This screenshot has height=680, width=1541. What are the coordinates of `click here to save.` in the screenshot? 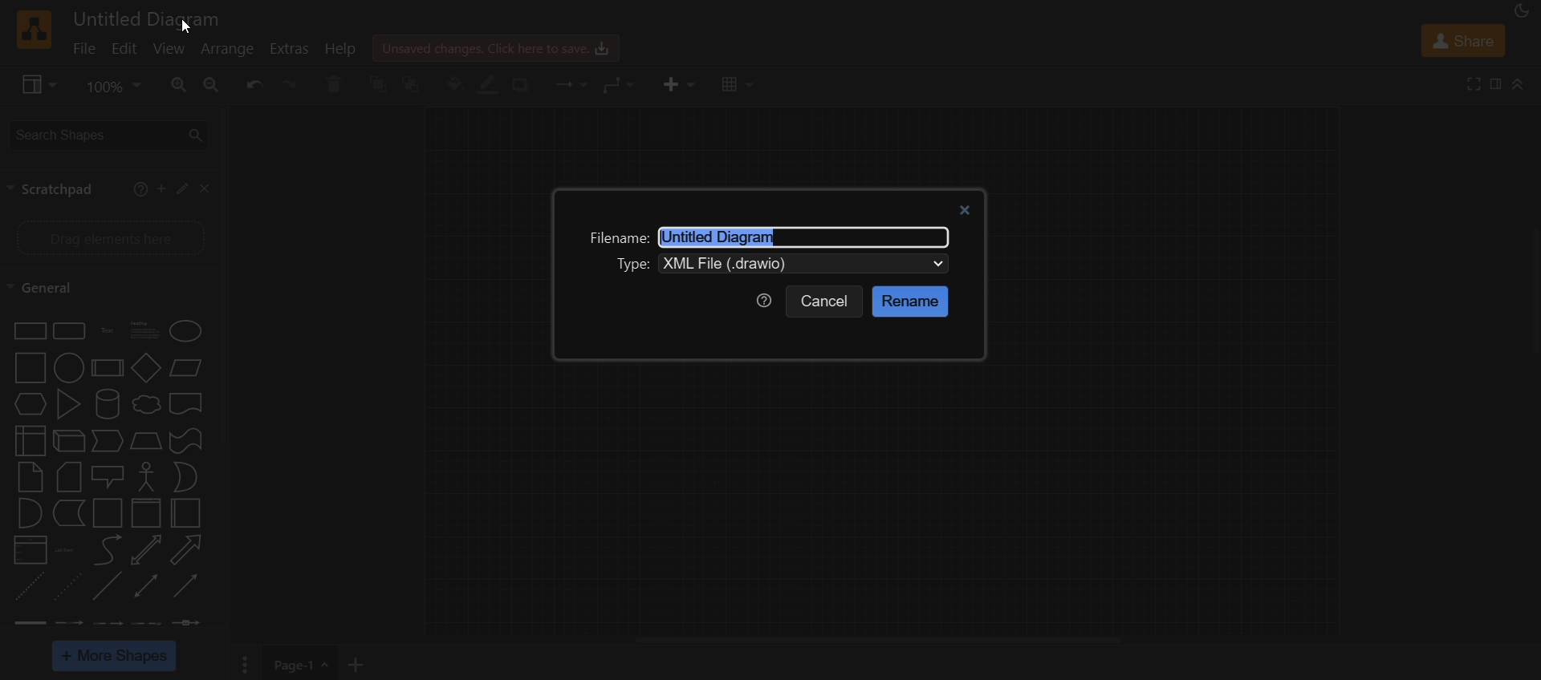 It's located at (494, 47).